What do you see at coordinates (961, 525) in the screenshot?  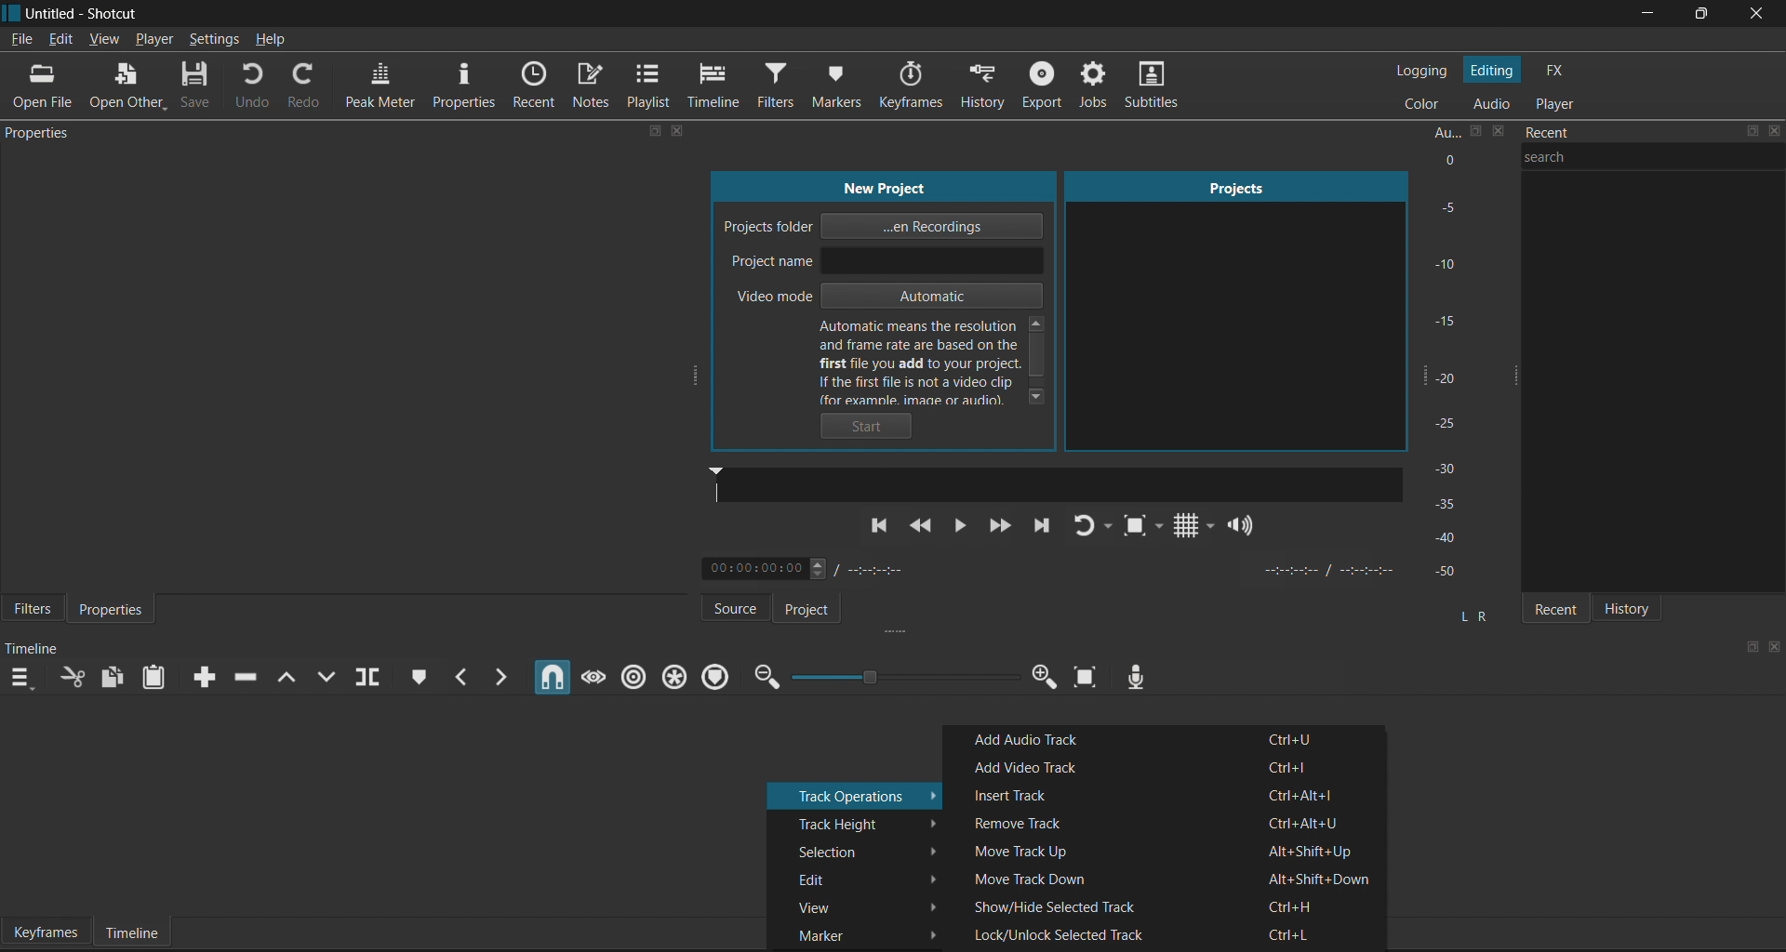 I see `pause` at bounding box center [961, 525].